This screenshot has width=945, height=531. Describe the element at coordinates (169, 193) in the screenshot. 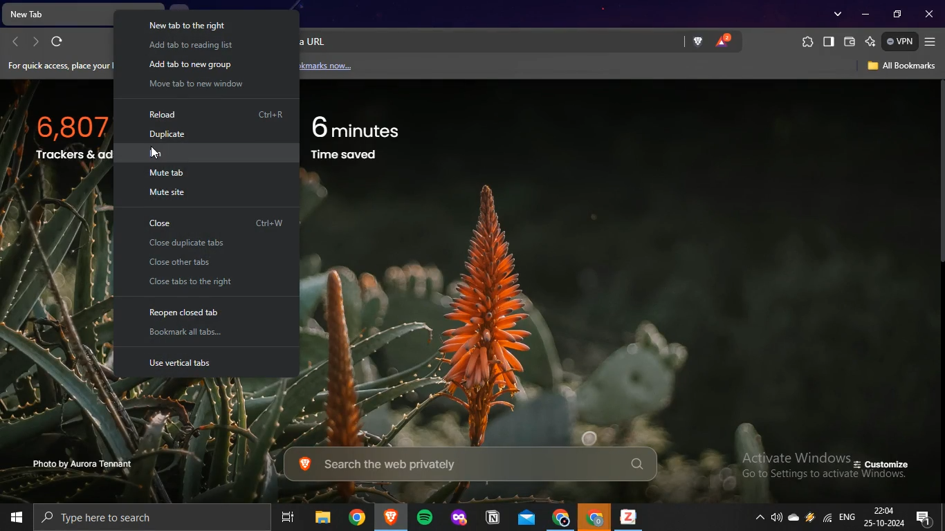

I see `mute site` at that location.